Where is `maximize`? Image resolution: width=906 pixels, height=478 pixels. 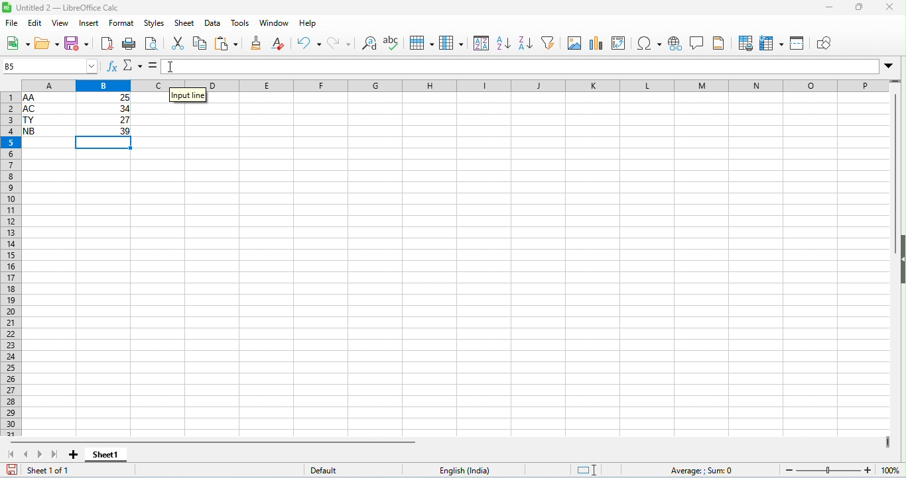
maximize is located at coordinates (860, 8).